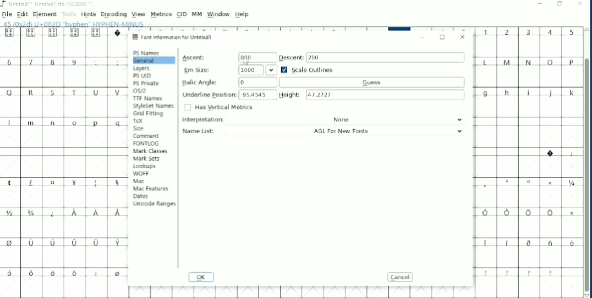  I want to click on StyleSet Names, so click(154, 106).